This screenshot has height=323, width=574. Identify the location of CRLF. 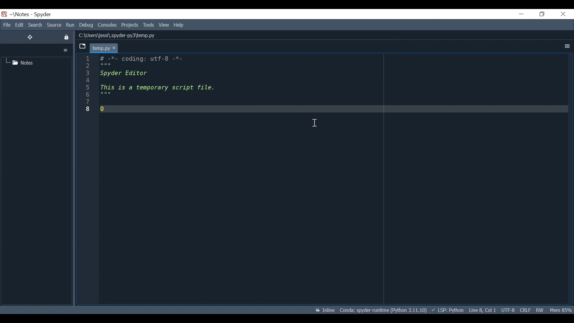
(524, 310).